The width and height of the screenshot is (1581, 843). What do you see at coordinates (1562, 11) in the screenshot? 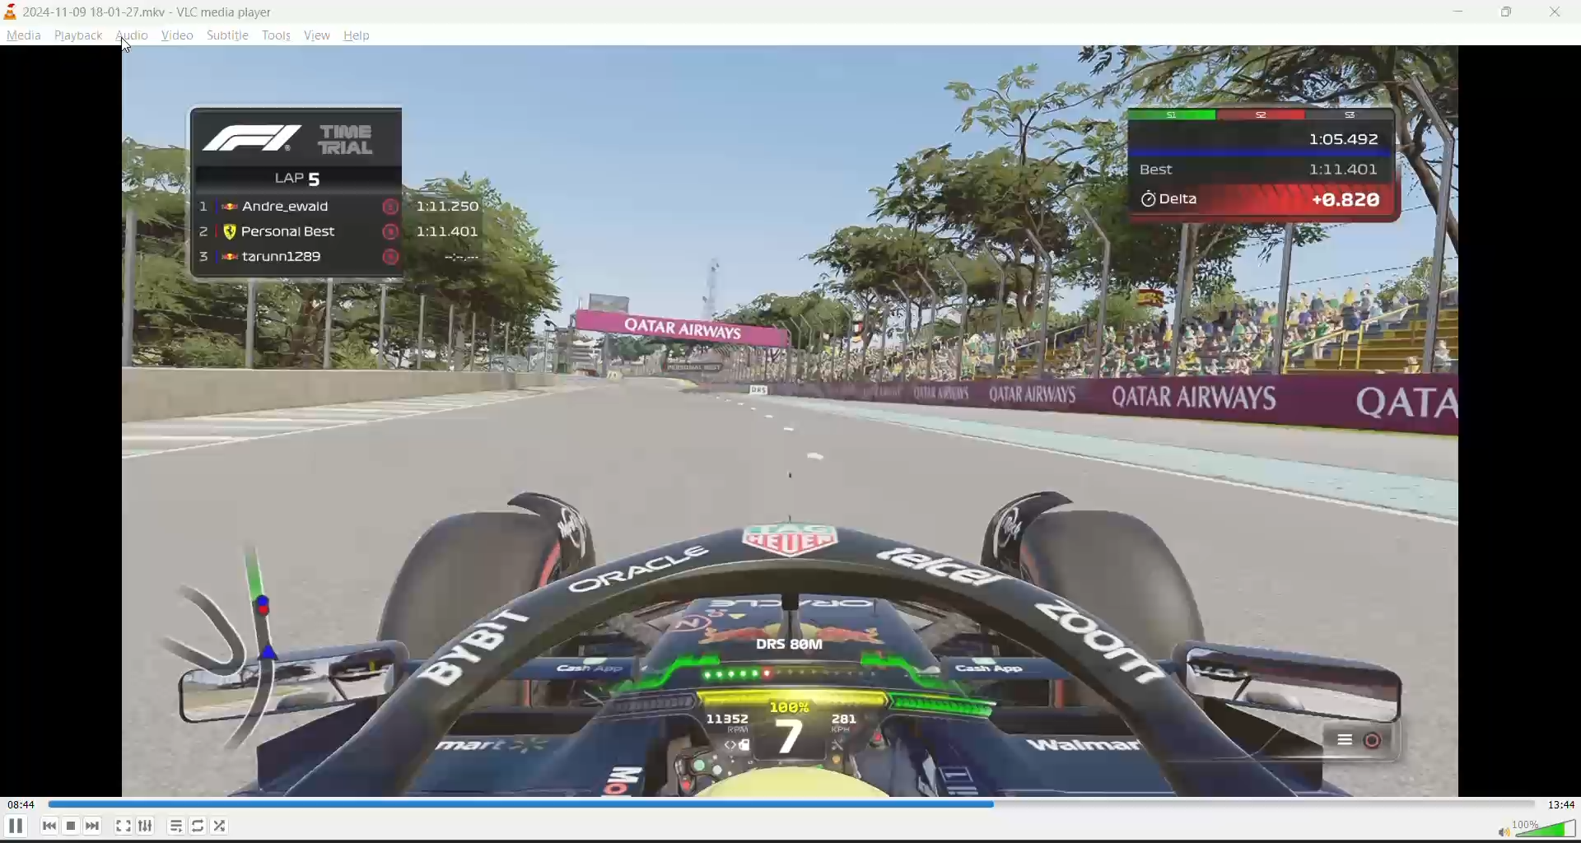
I see `close` at bounding box center [1562, 11].